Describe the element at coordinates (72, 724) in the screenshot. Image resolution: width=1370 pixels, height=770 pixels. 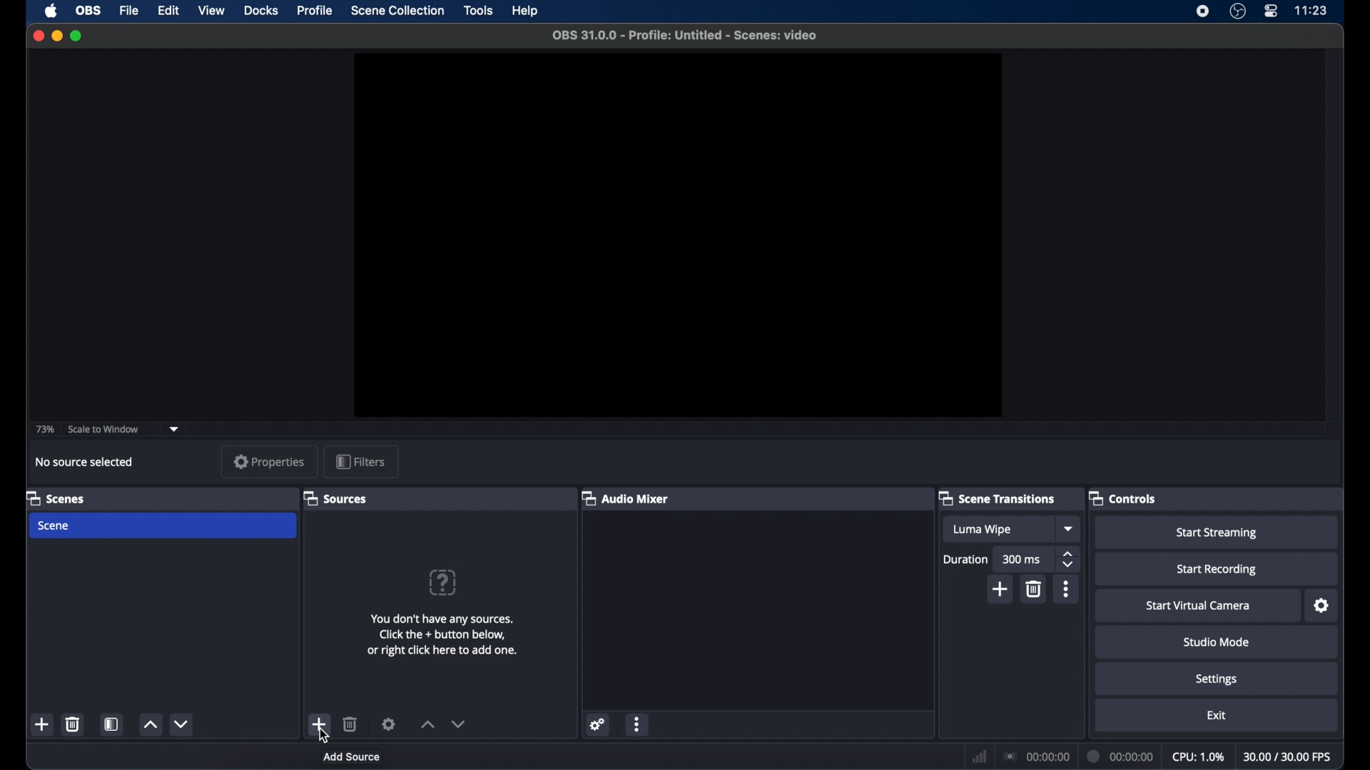
I see `delete` at that location.